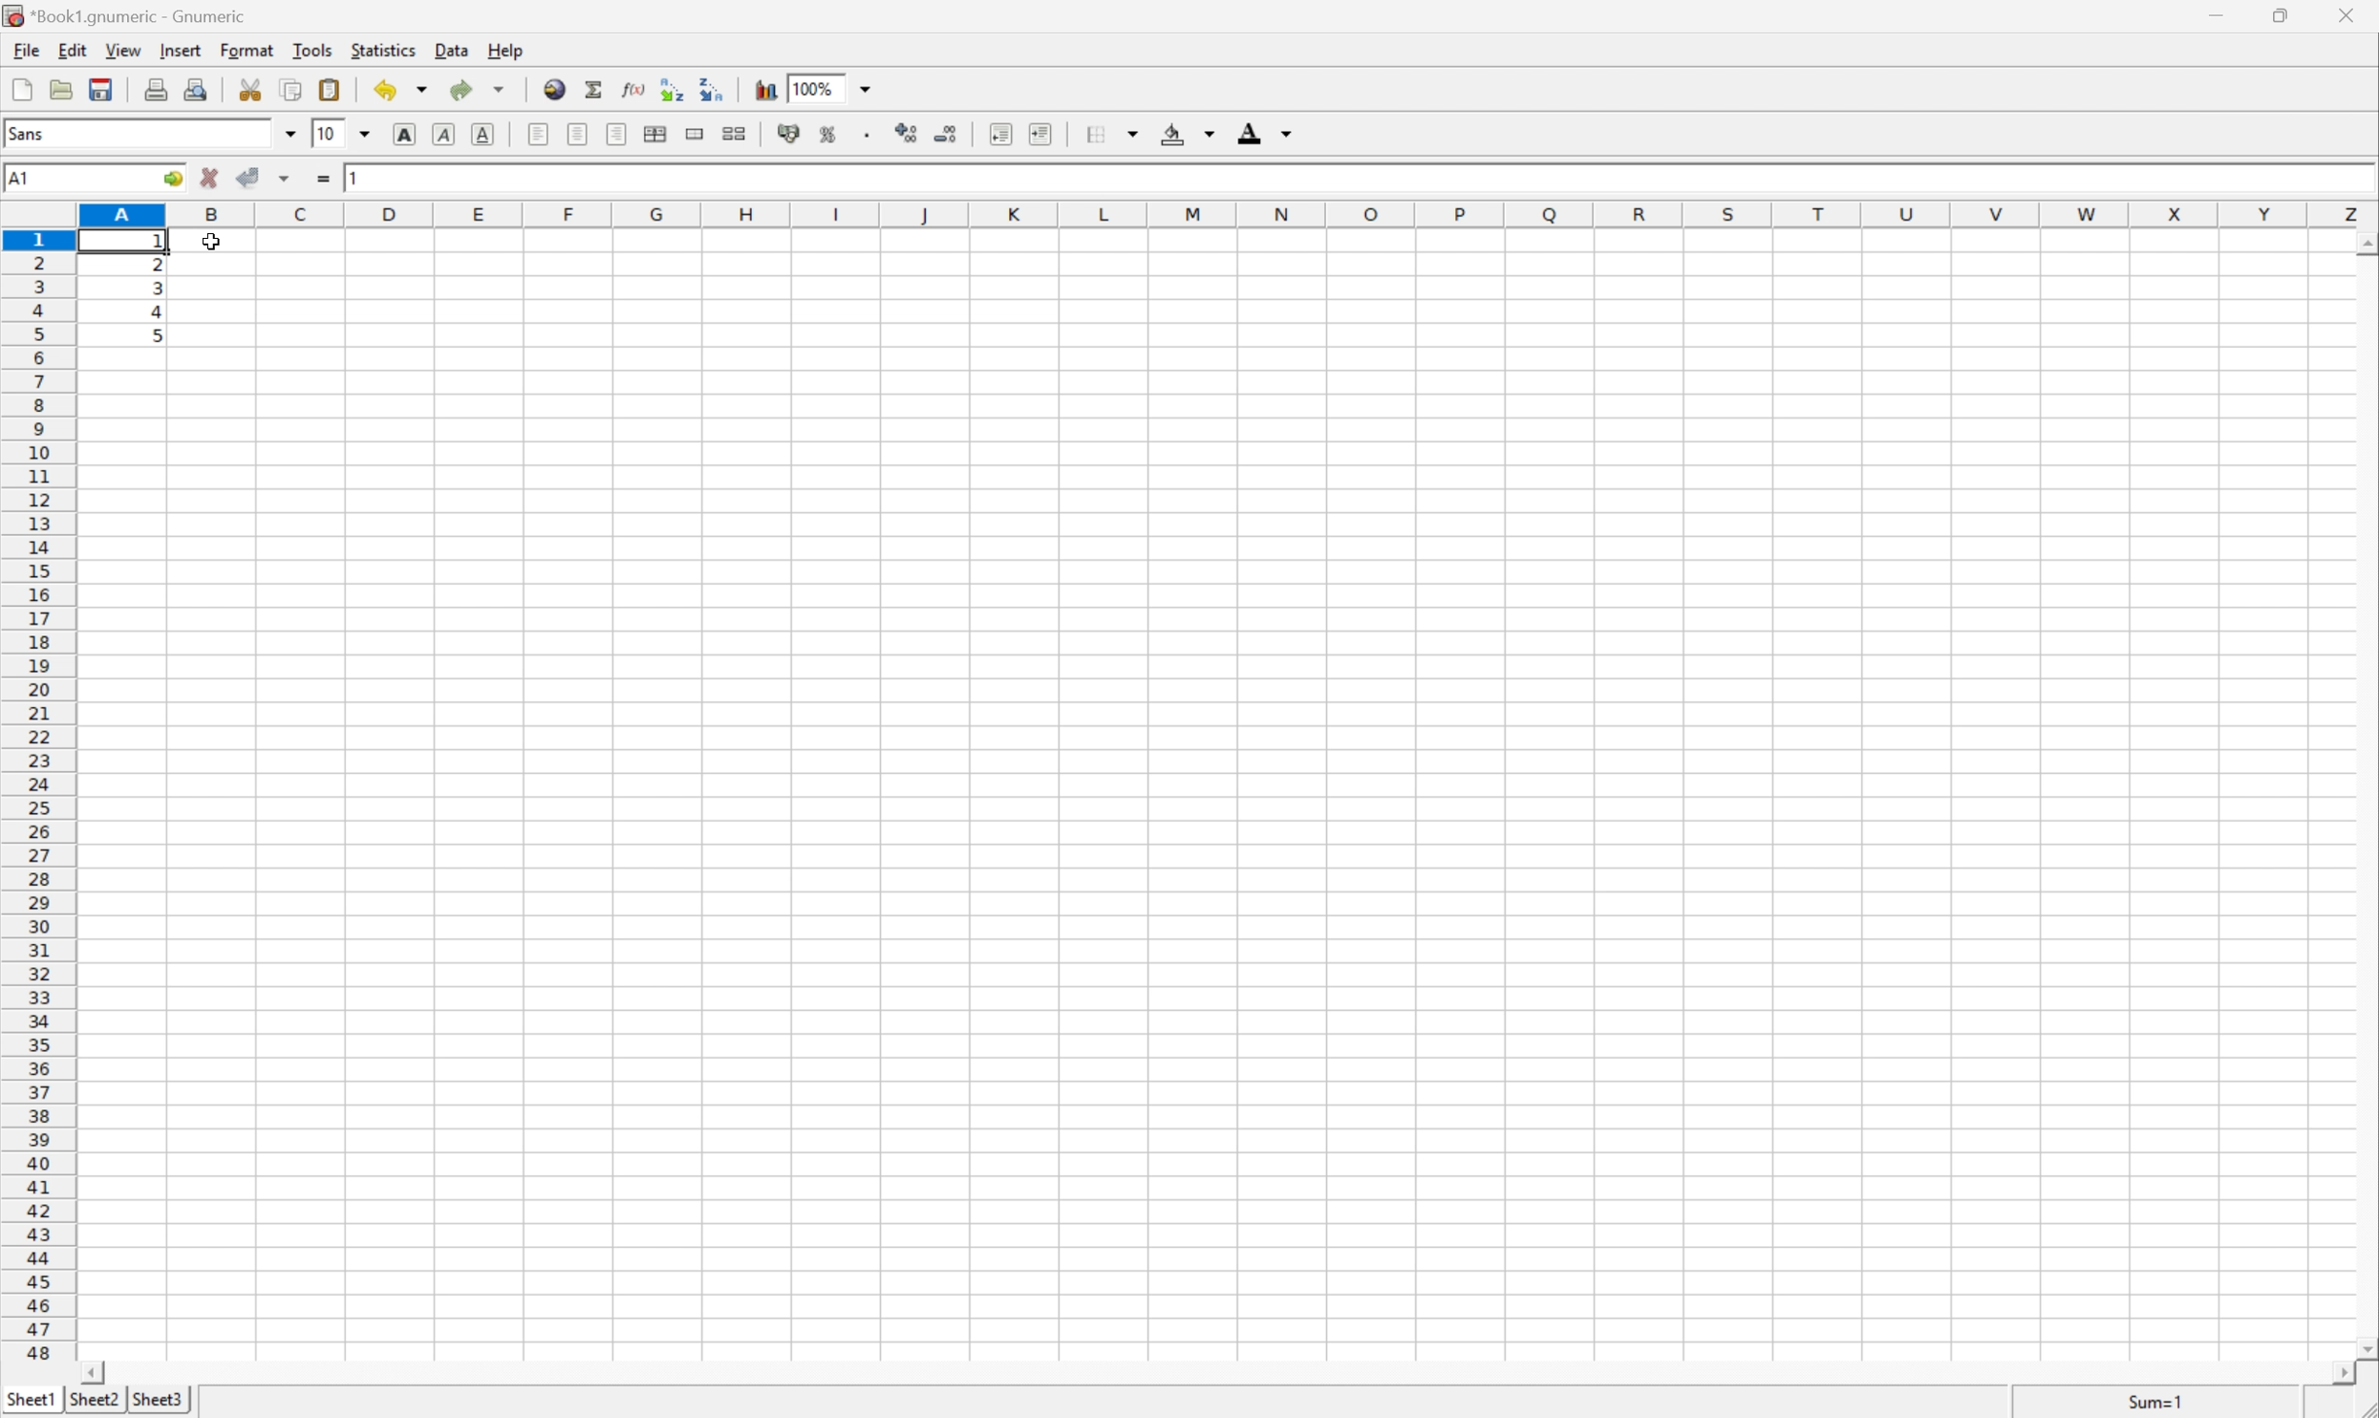 The image size is (2379, 1418). I want to click on 3, so click(158, 287).